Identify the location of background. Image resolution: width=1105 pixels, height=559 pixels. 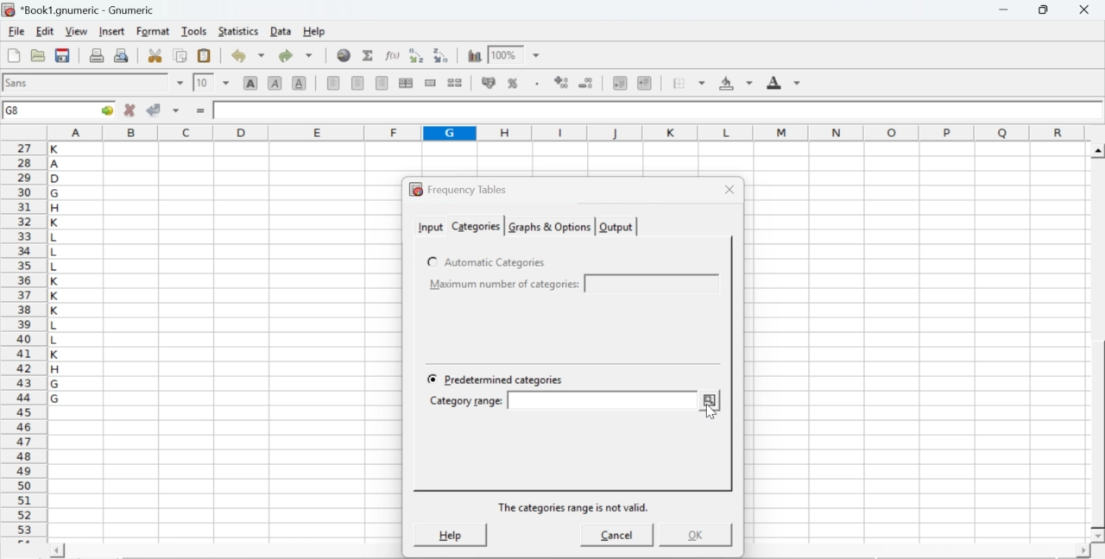
(737, 83).